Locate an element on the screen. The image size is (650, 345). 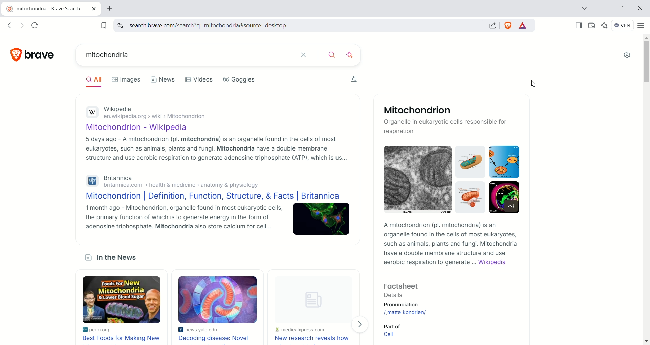
close is located at coordinates (641, 8).